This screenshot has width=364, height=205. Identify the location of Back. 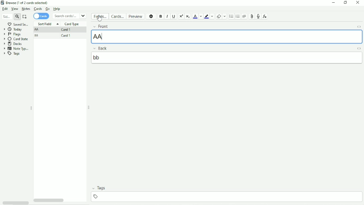
(104, 48).